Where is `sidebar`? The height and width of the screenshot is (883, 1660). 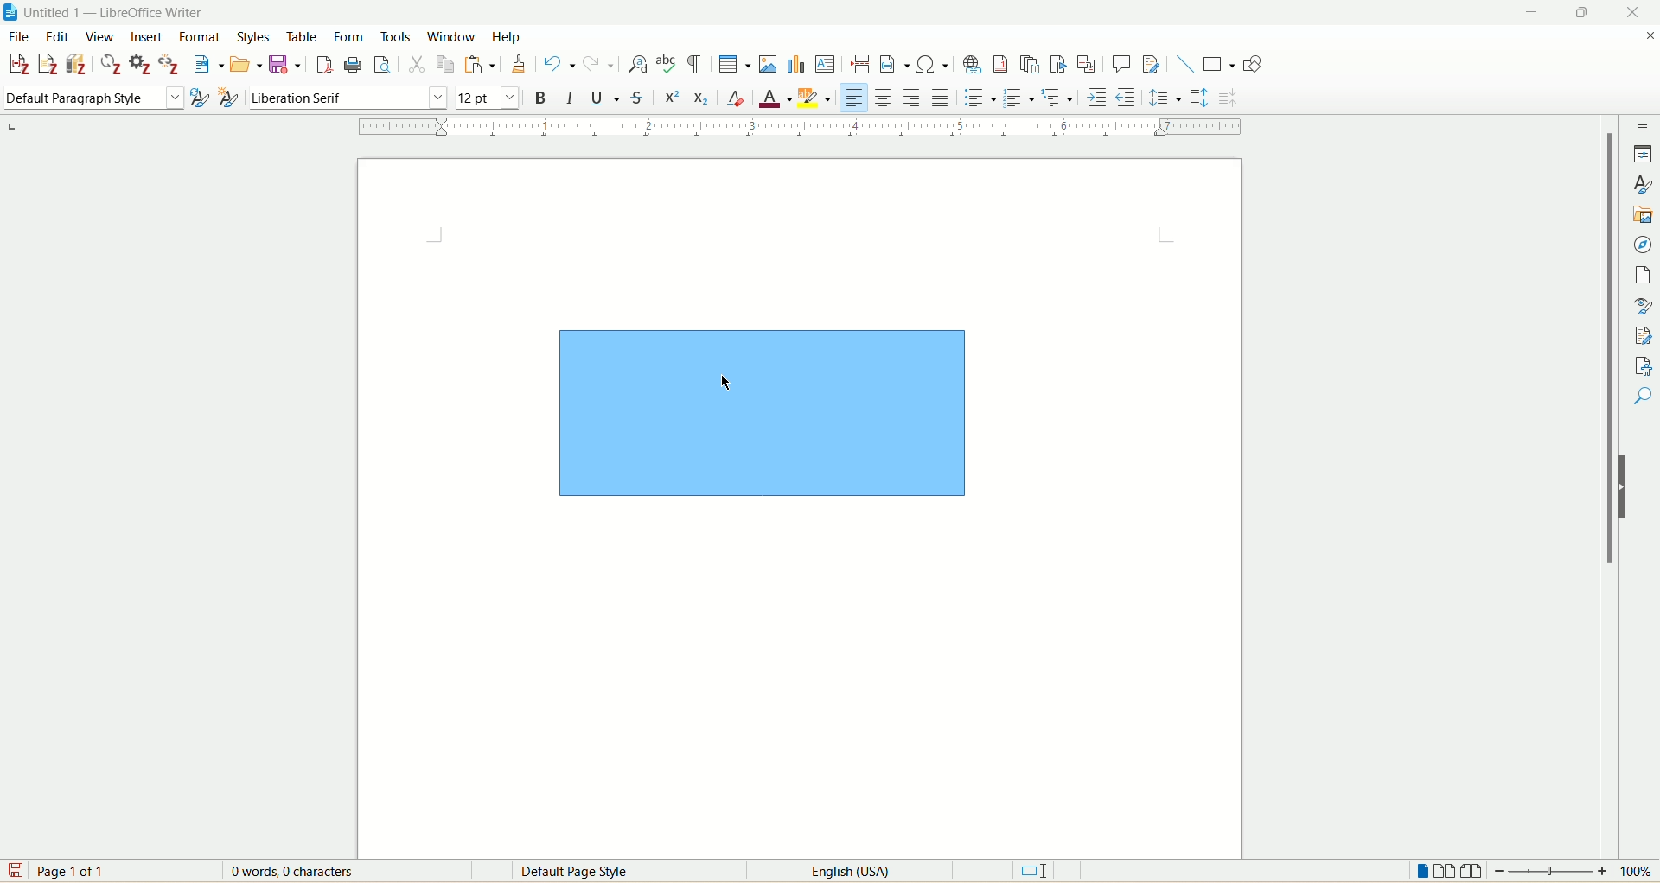 sidebar is located at coordinates (1645, 130).